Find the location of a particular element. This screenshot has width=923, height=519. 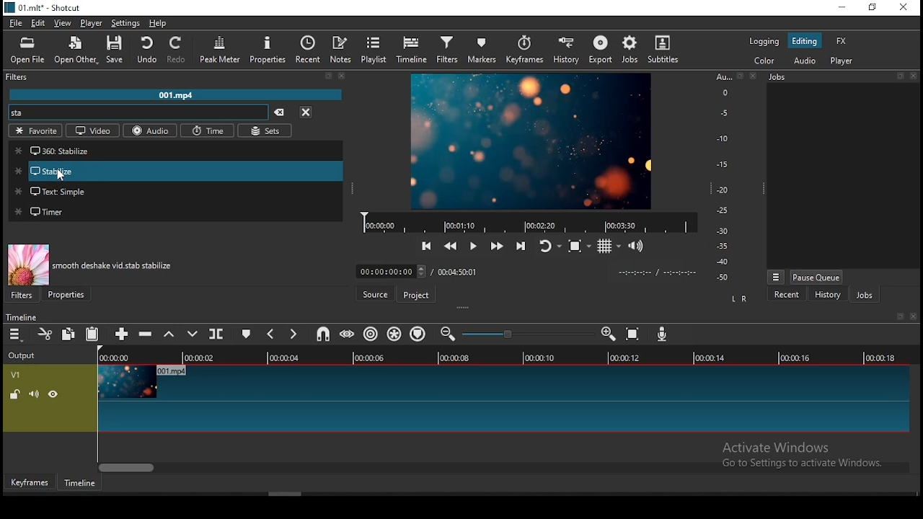

history is located at coordinates (568, 50).